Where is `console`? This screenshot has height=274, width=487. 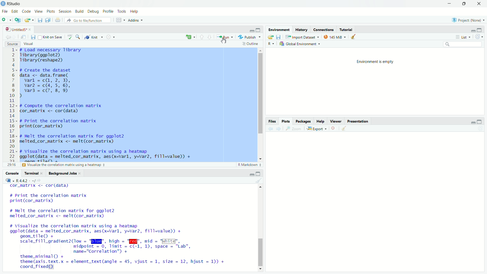
console is located at coordinates (13, 173).